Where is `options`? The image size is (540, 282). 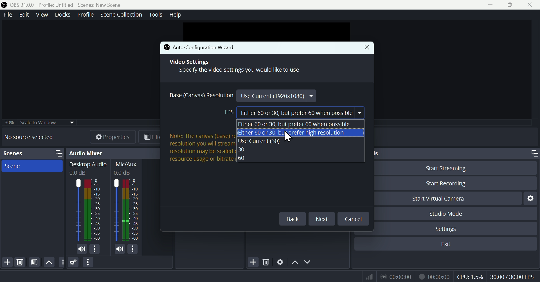 options is located at coordinates (94, 249).